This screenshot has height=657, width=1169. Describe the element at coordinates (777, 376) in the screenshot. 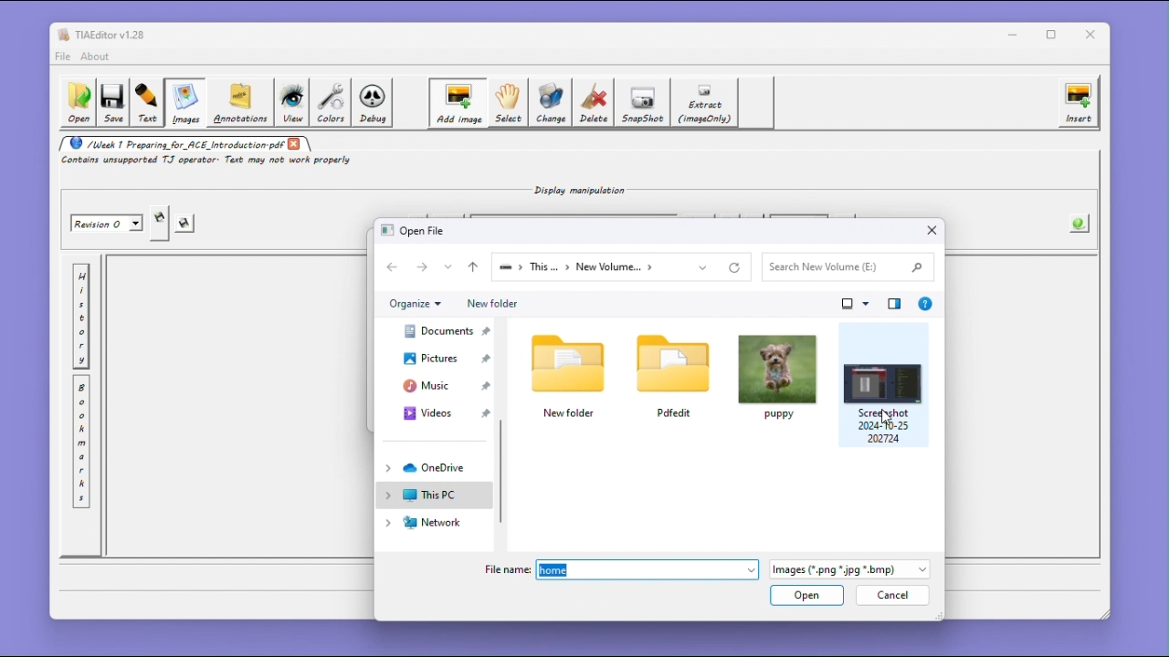

I see `puppy` at that location.